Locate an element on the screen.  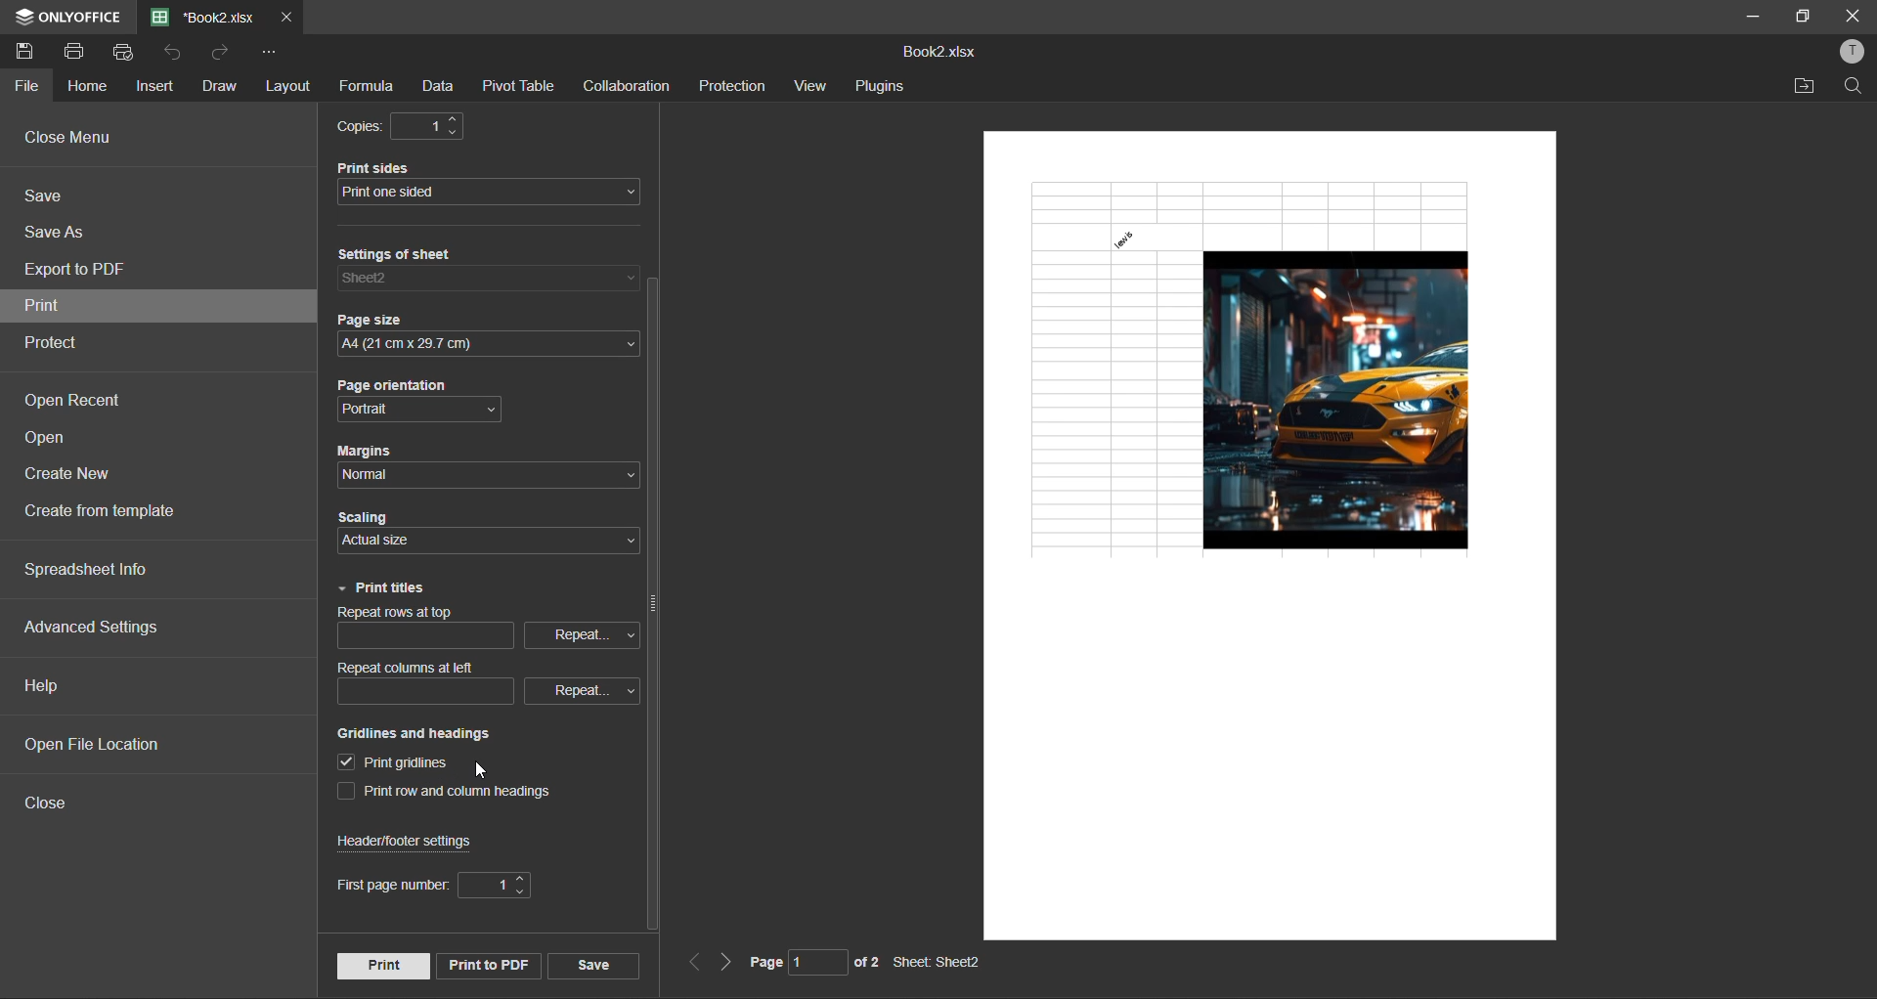
filename is located at coordinates (938, 52).